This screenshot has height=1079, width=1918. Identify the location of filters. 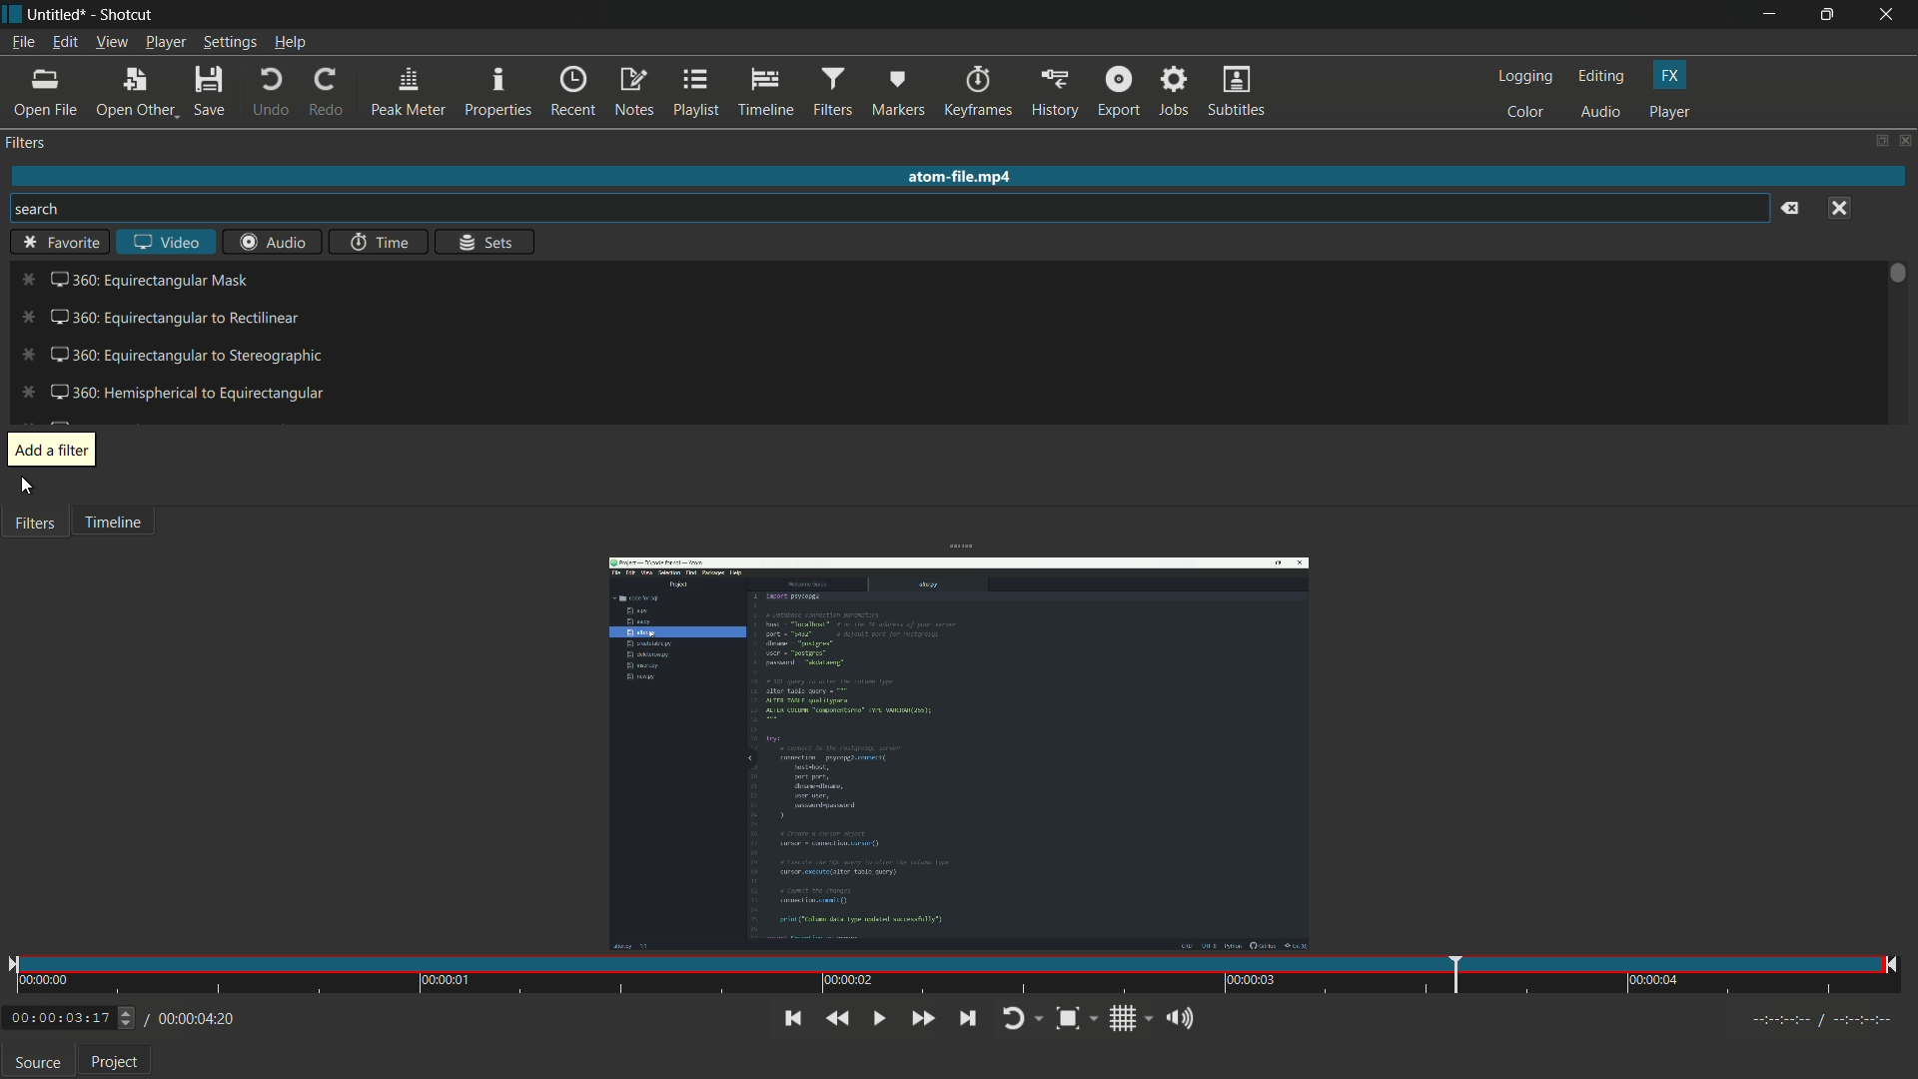
(27, 143).